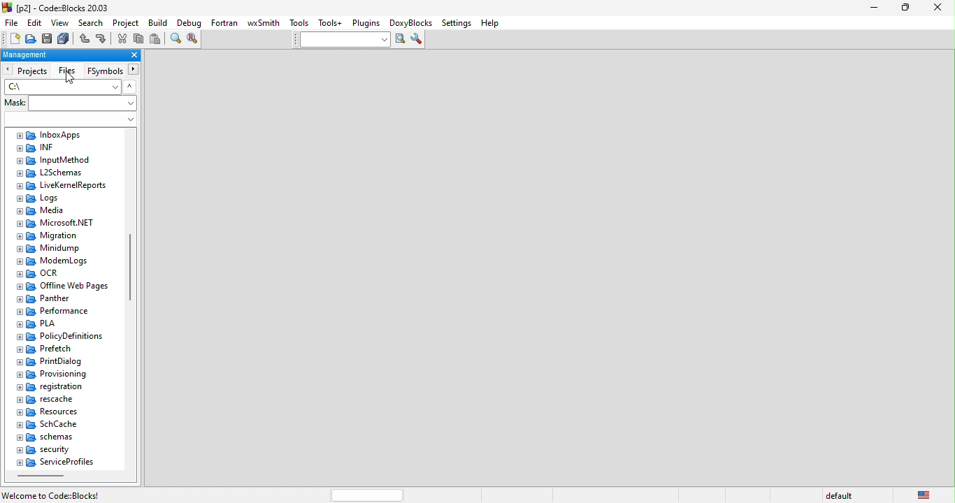 The image size is (955, 503). What do you see at coordinates (43, 323) in the screenshot?
I see `pla` at bounding box center [43, 323].